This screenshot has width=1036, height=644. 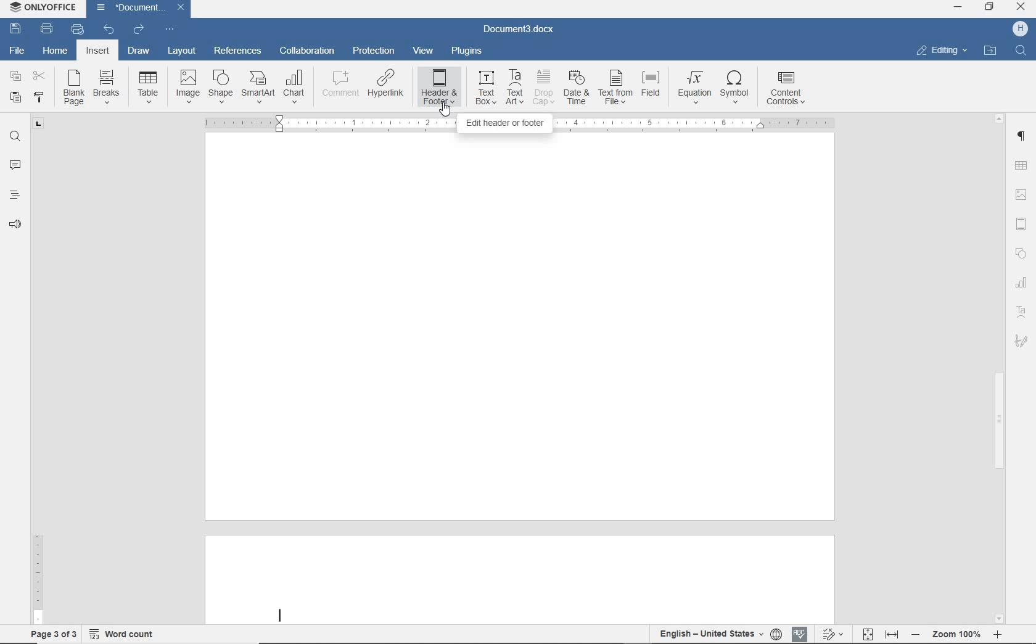 I want to click on OPEN FILE LOCATION, so click(x=991, y=52).